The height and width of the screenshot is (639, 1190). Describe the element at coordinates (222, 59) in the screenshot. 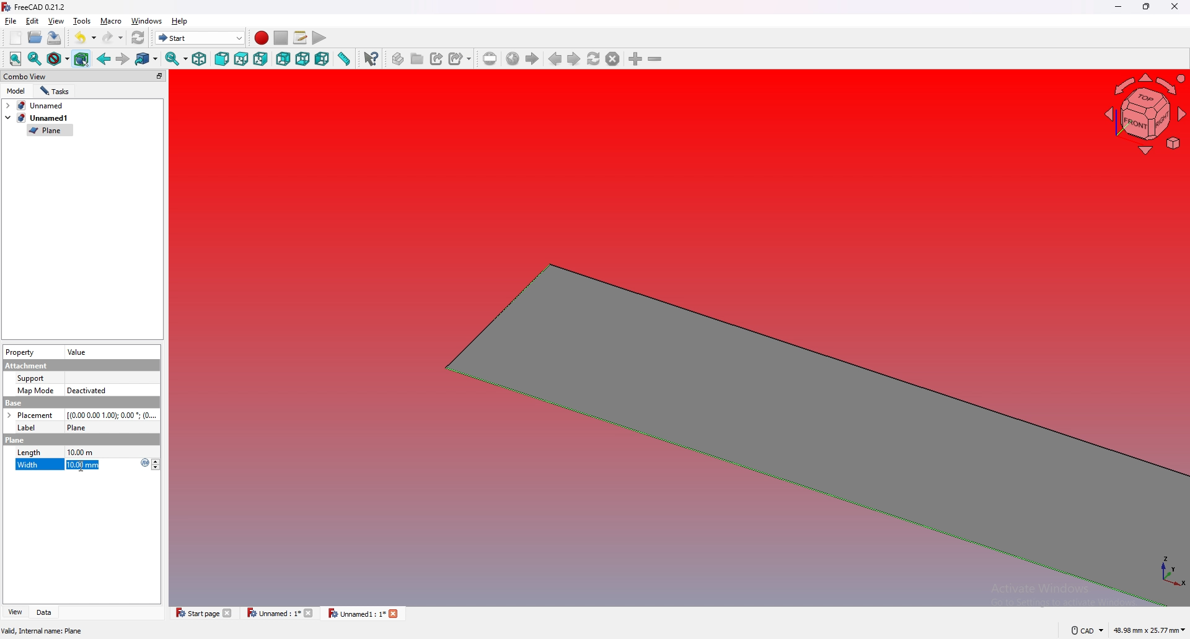

I see `front` at that location.